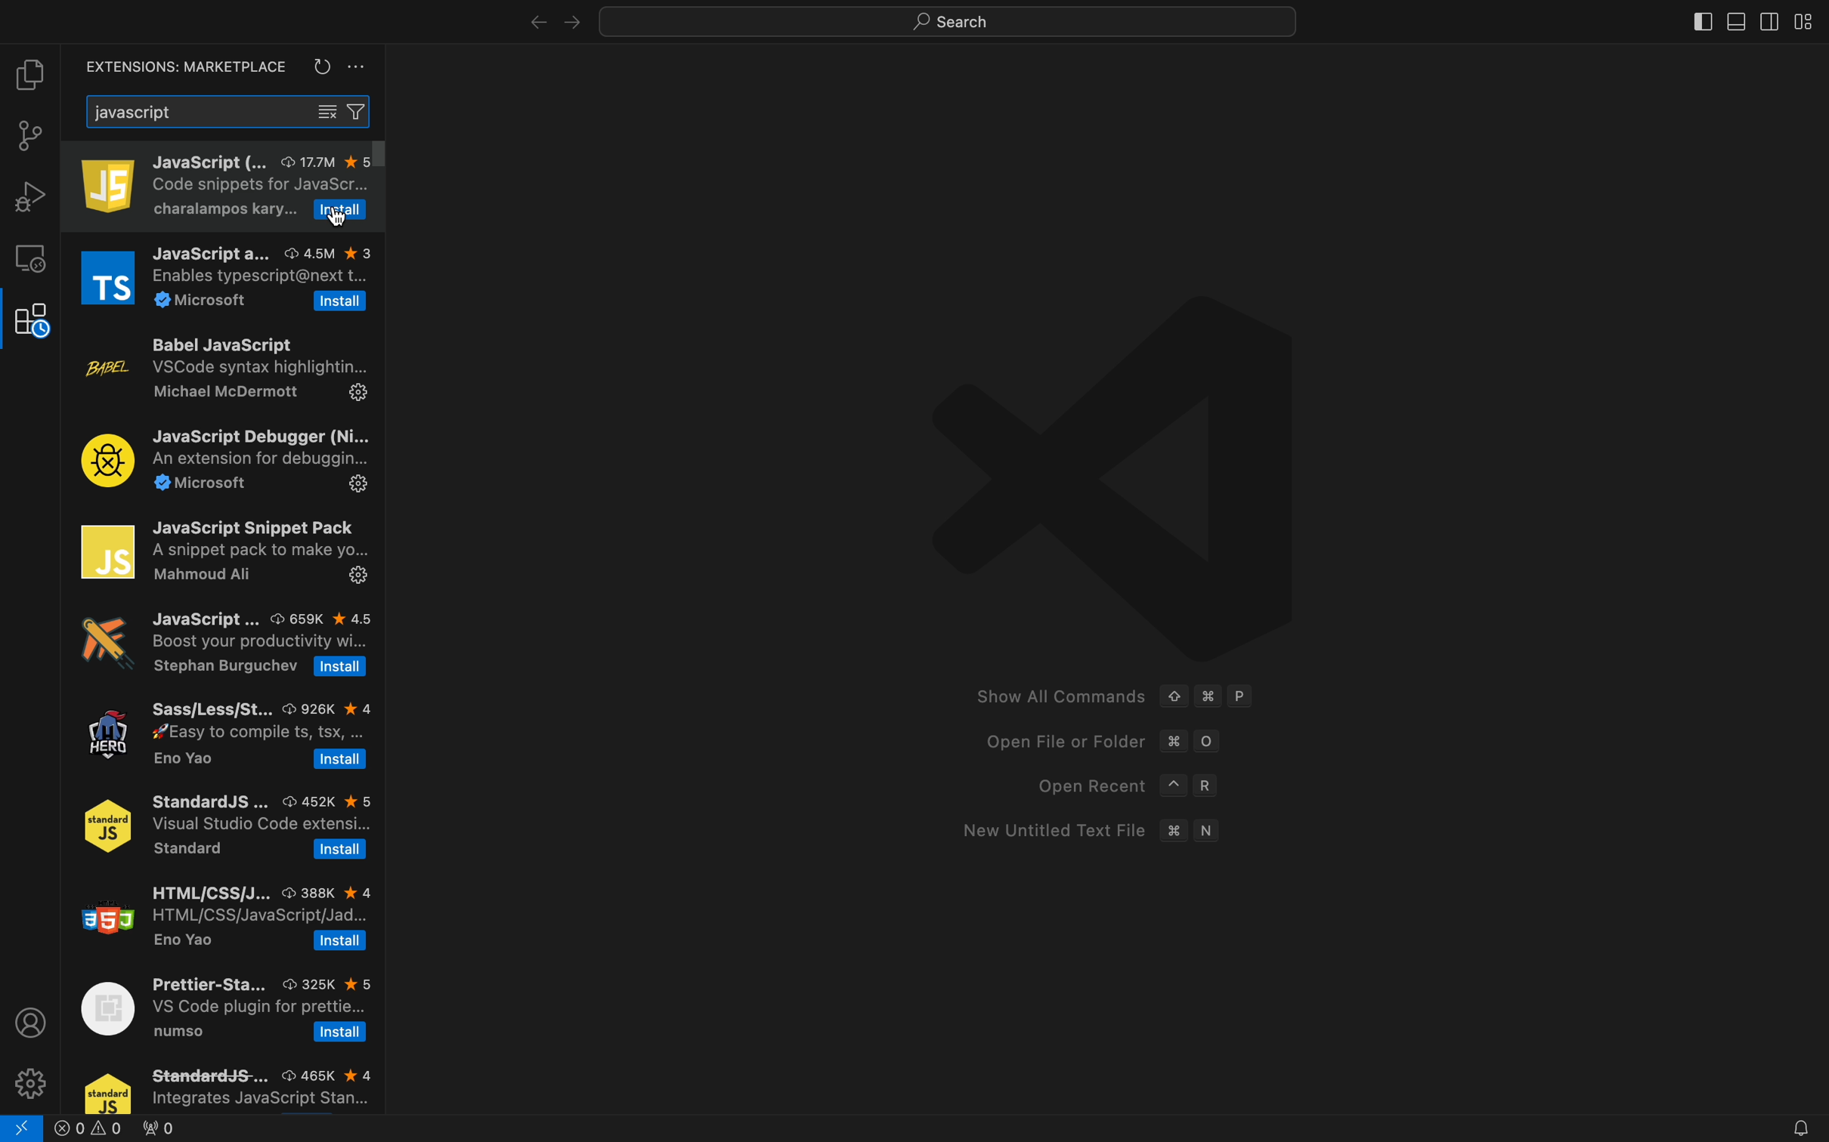  I want to click on StandarddS-... © 465K kx 4
Integrates JavaScript Stan..., so click(227, 1083).